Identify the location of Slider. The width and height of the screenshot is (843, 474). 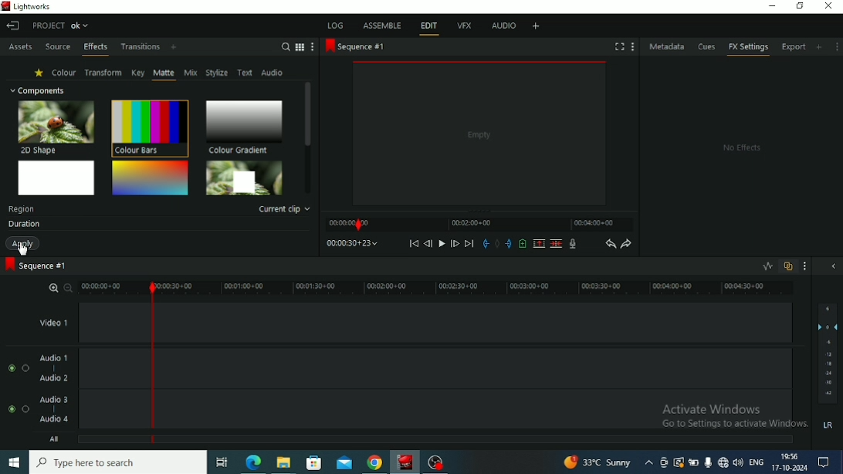
(109, 288).